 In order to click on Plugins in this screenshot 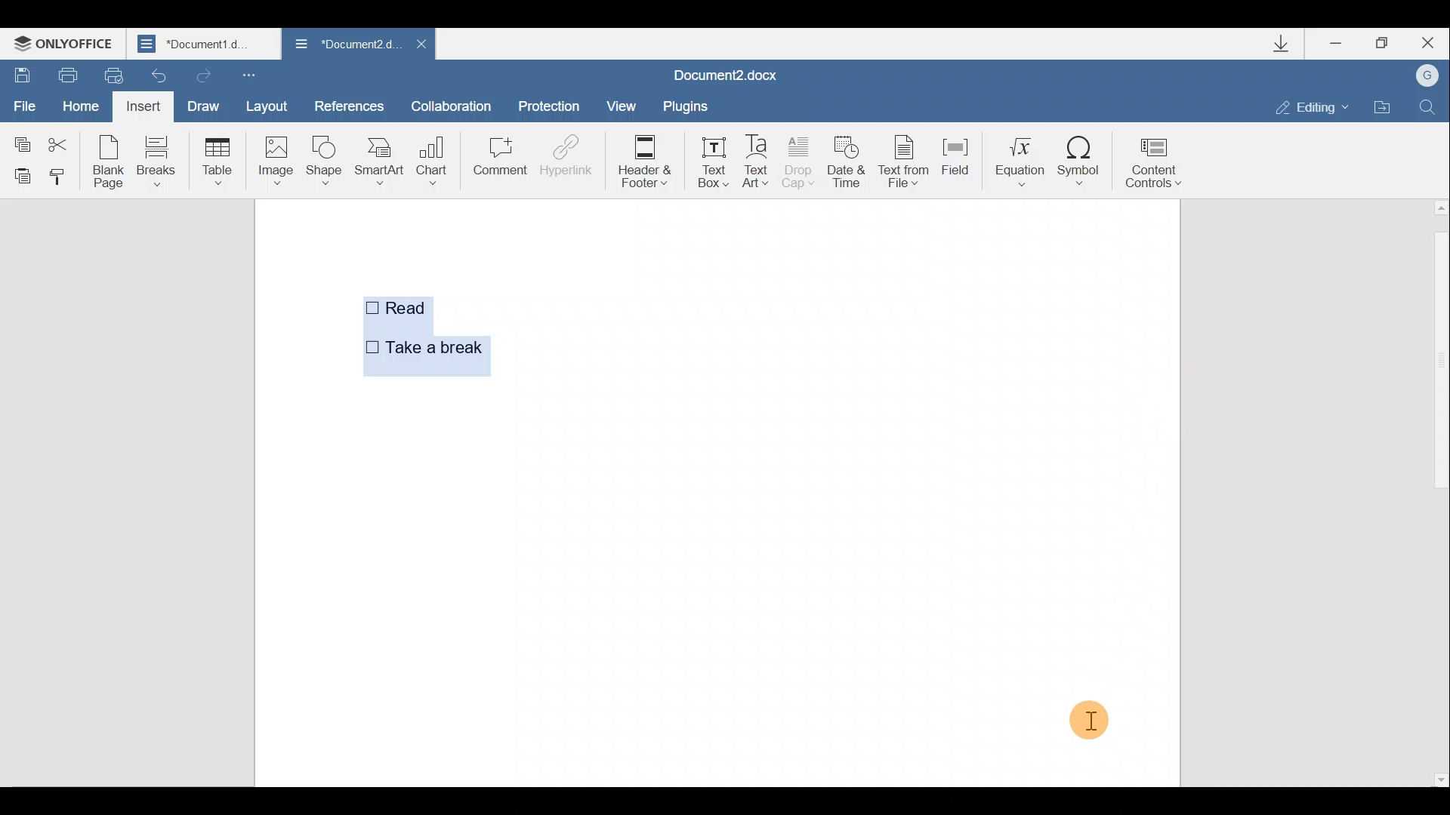, I will do `click(683, 106)`.